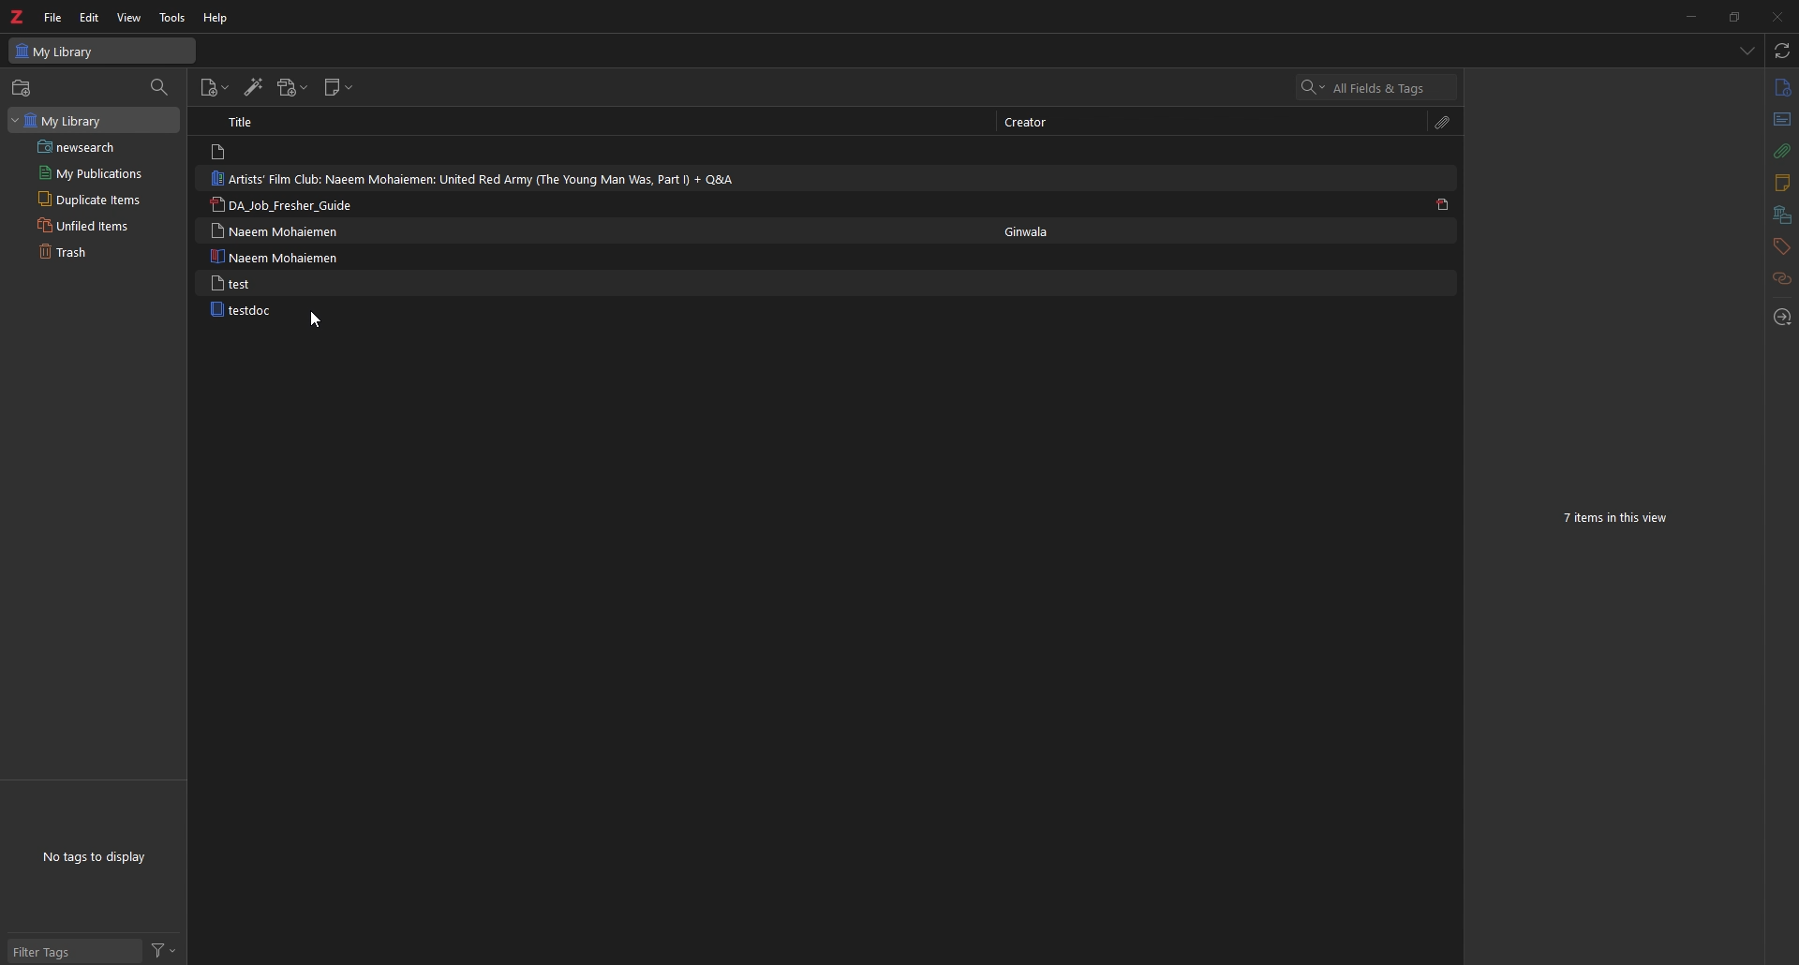 The width and height of the screenshot is (1799, 965). Describe the element at coordinates (285, 206) in the screenshot. I see `DA_lob_Fresher_Guide` at that location.